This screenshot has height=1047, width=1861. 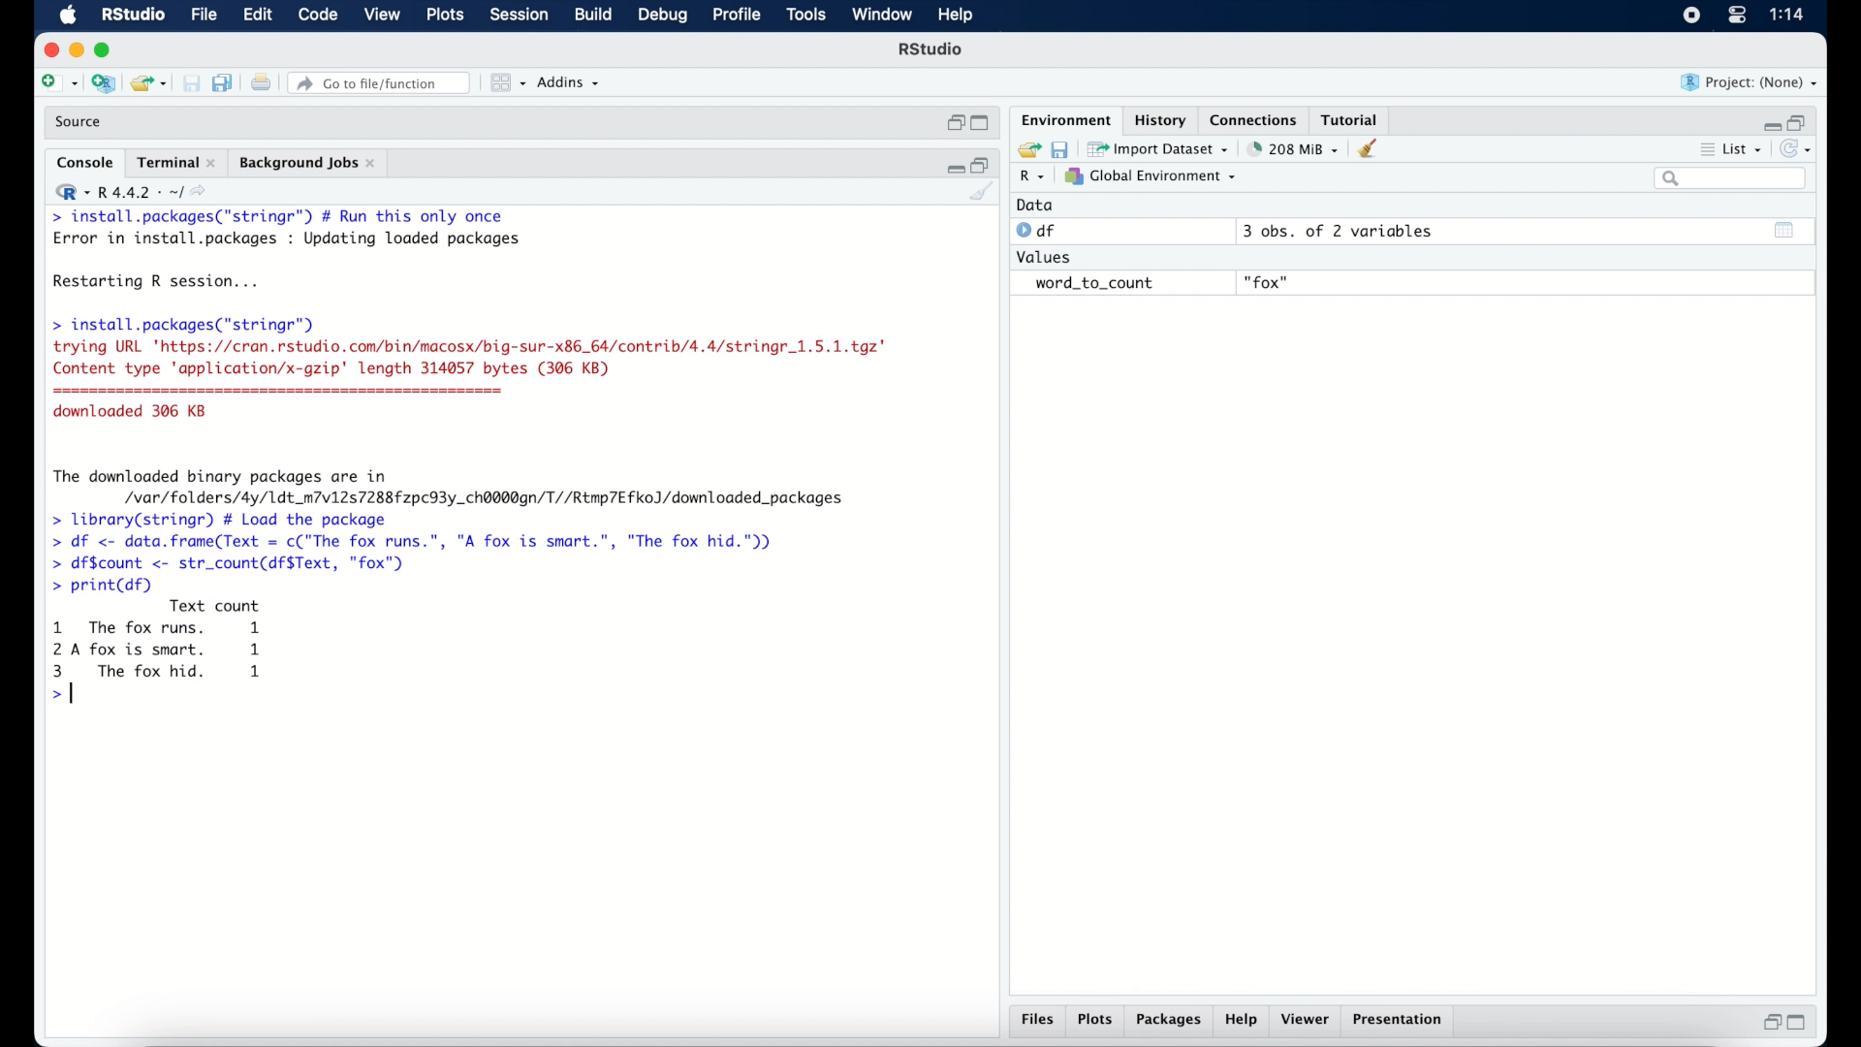 What do you see at coordinates (1151, 175) in the screenshot?
I see `global environment` at bounding box center [1151, 175].